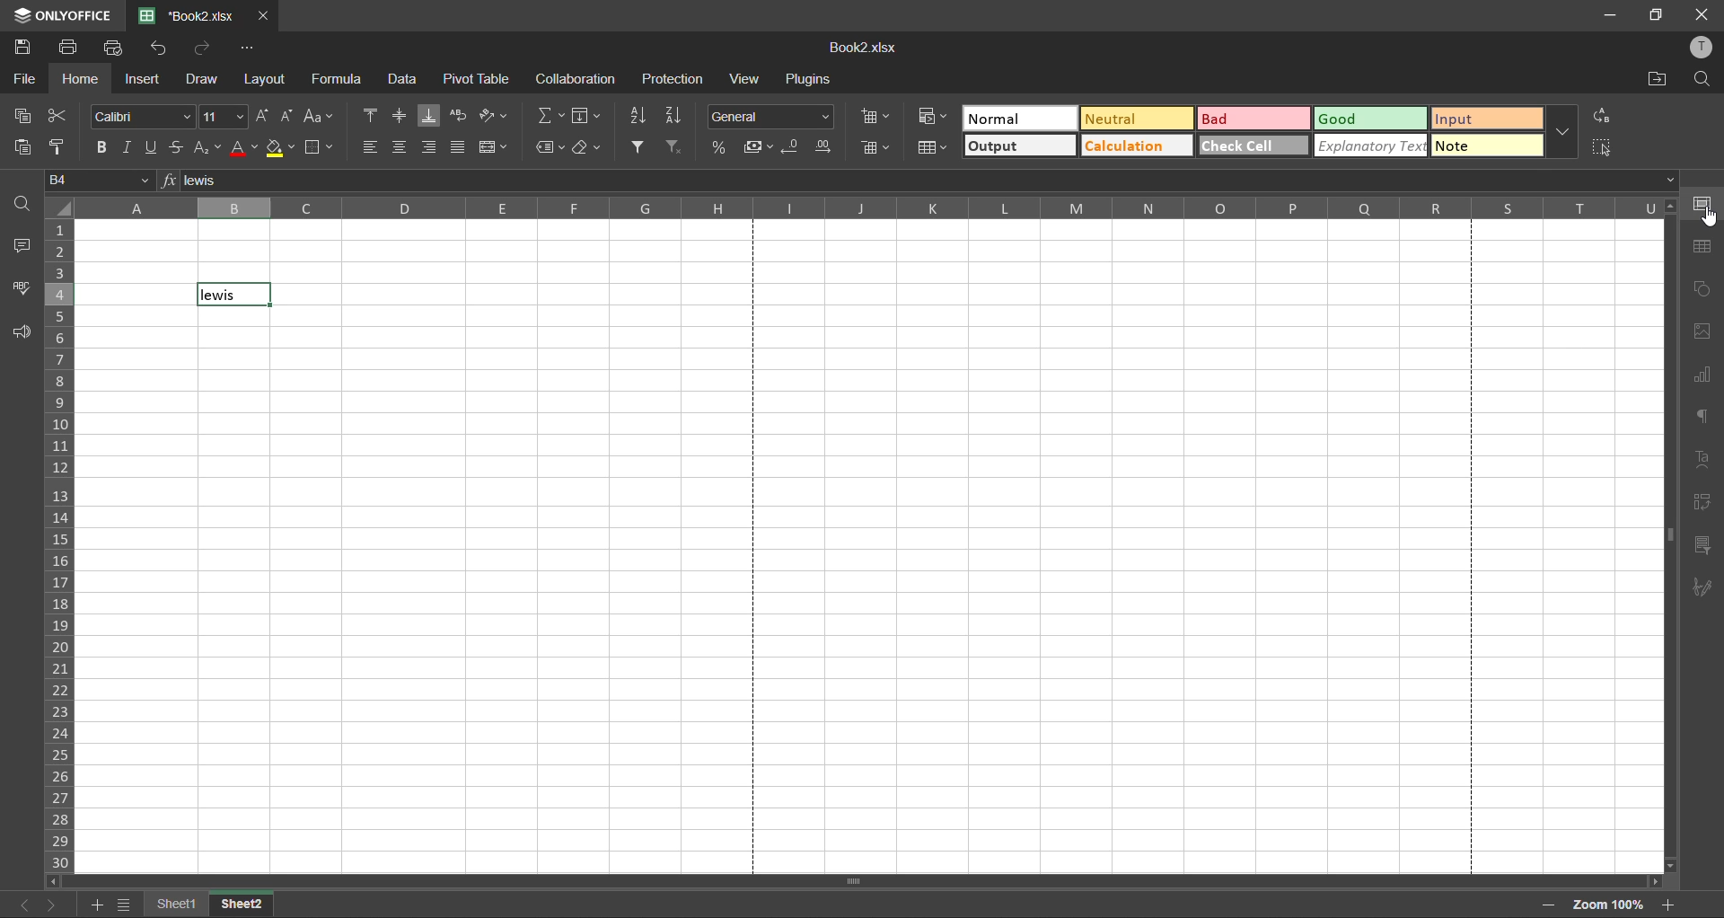  I want to click on font size, so click(224, 118).